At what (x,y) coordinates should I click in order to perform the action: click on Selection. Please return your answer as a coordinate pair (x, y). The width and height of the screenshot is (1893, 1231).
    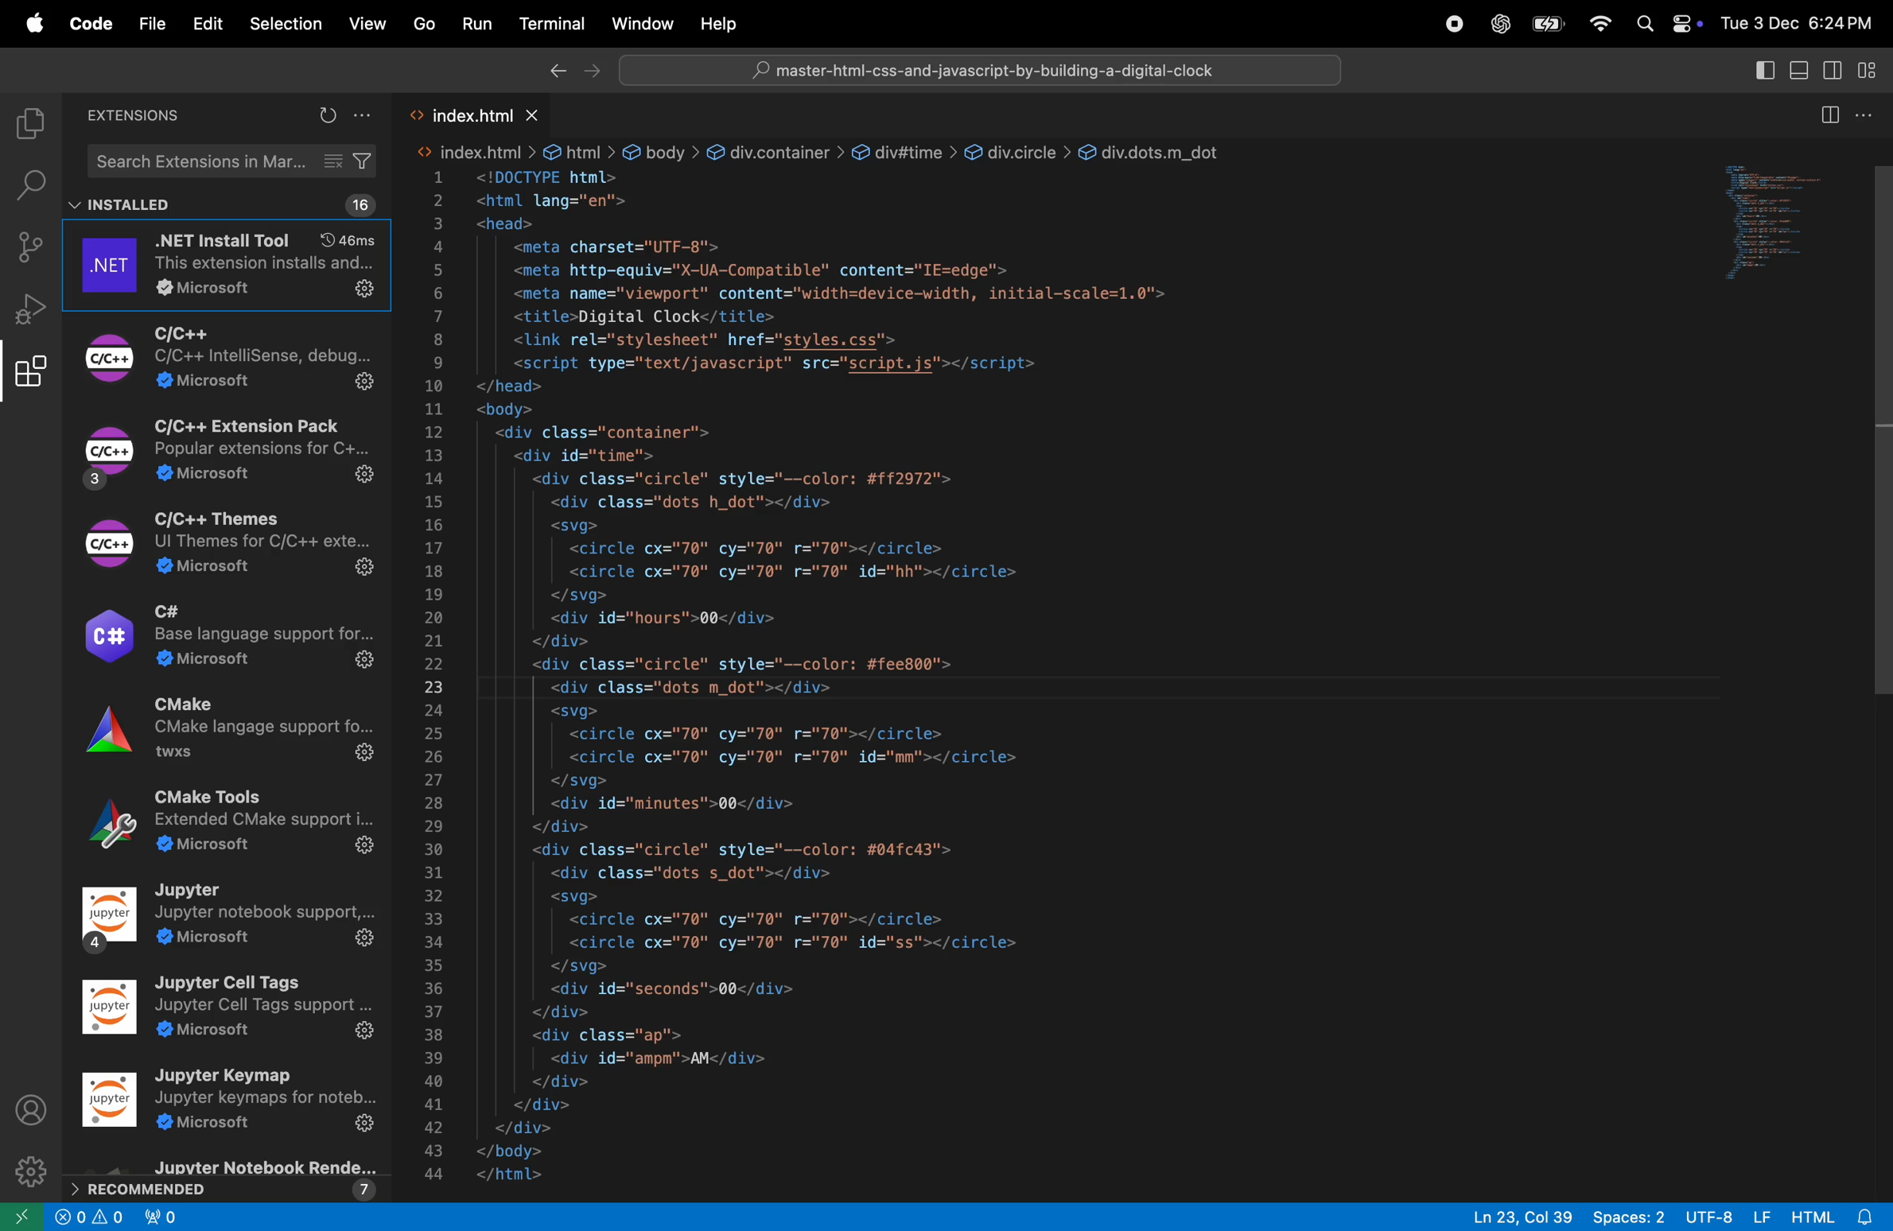
    Looking at the image, I should click on (283, 25).